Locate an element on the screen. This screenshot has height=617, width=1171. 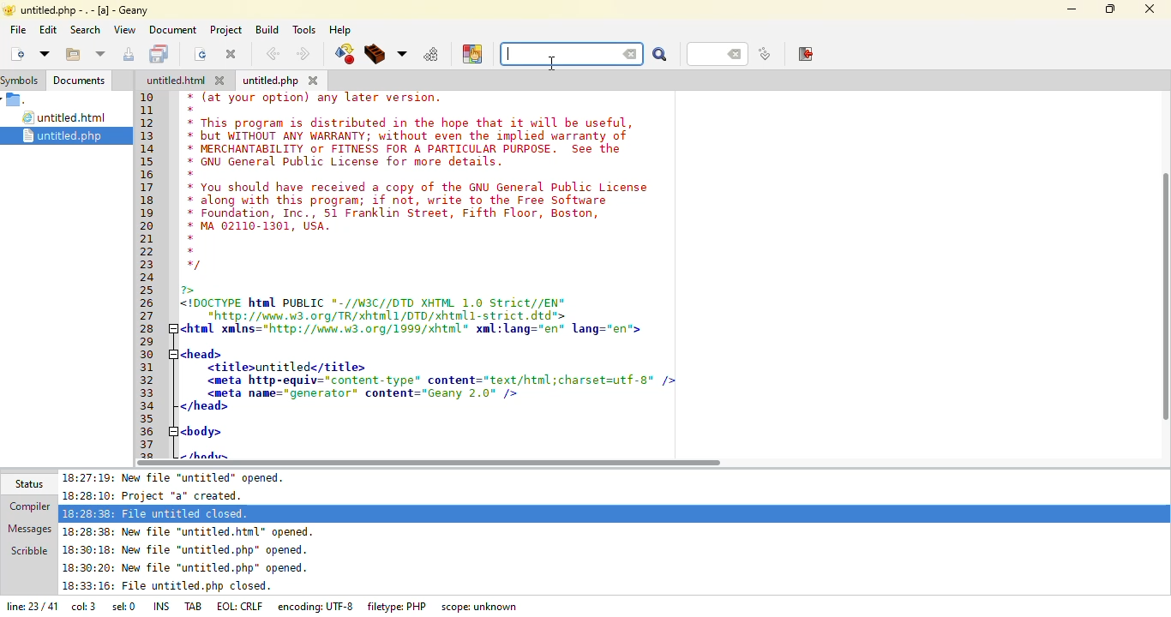
scope: unknown is located at coordinates (481, 607).